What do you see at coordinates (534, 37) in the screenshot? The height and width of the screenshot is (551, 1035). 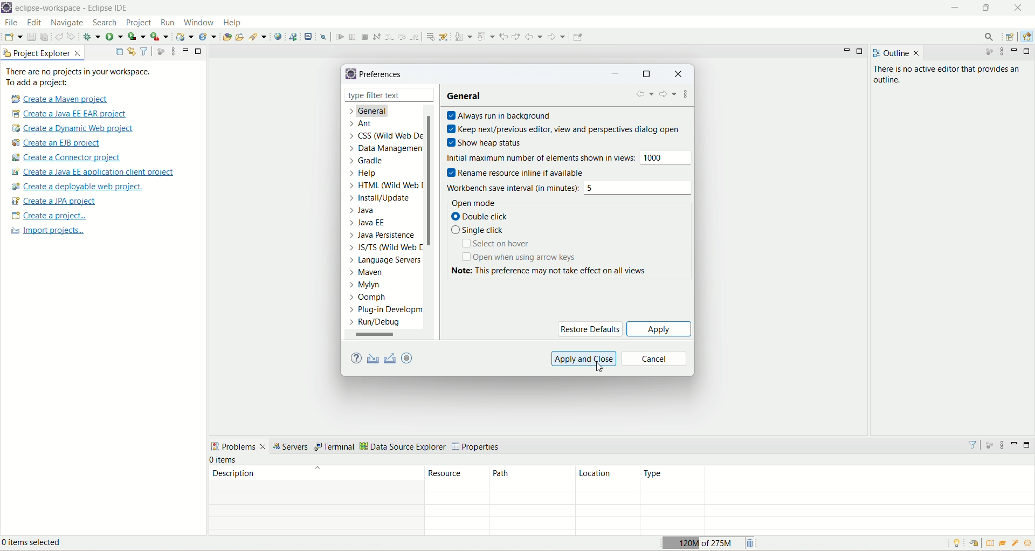 I see `back` at bounding box center [534, 37].